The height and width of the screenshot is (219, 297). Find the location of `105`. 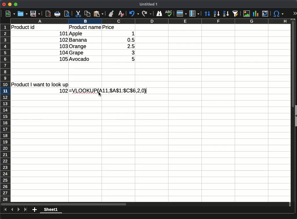

105 is located at coordinates (63, 59).